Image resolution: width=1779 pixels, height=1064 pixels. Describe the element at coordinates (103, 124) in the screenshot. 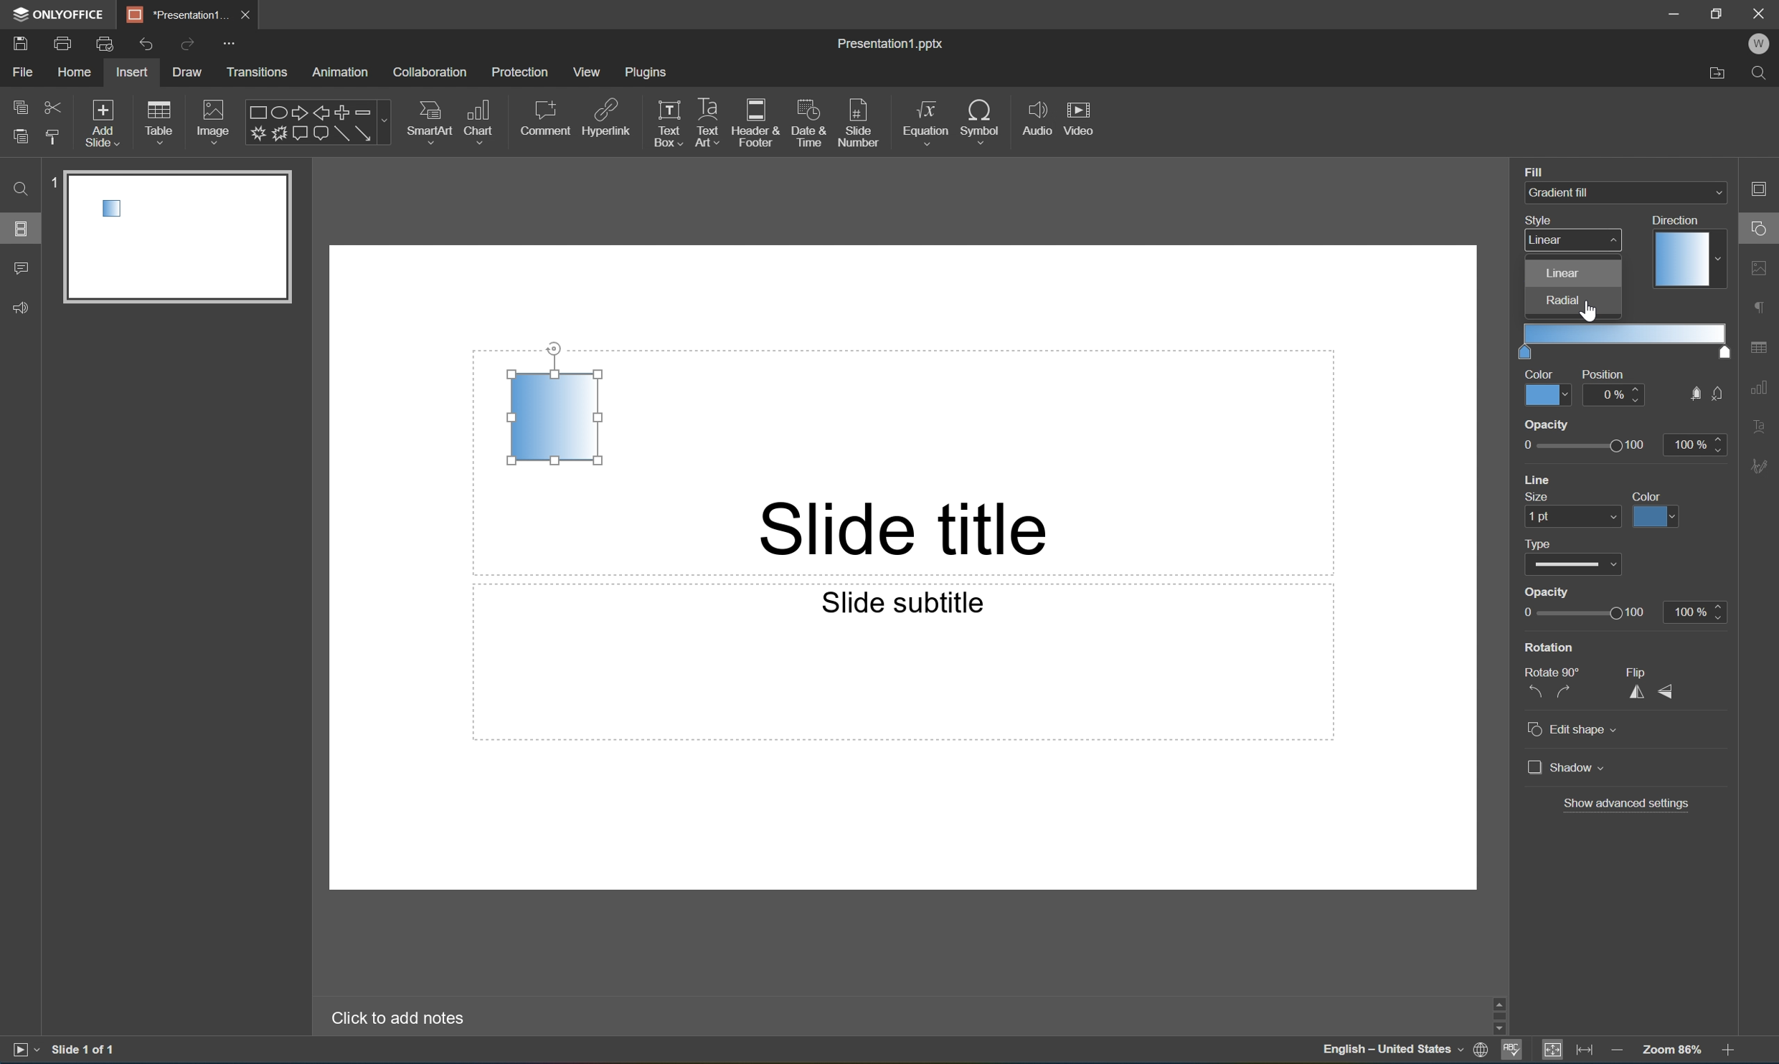

I see `Add Slide` at that location.